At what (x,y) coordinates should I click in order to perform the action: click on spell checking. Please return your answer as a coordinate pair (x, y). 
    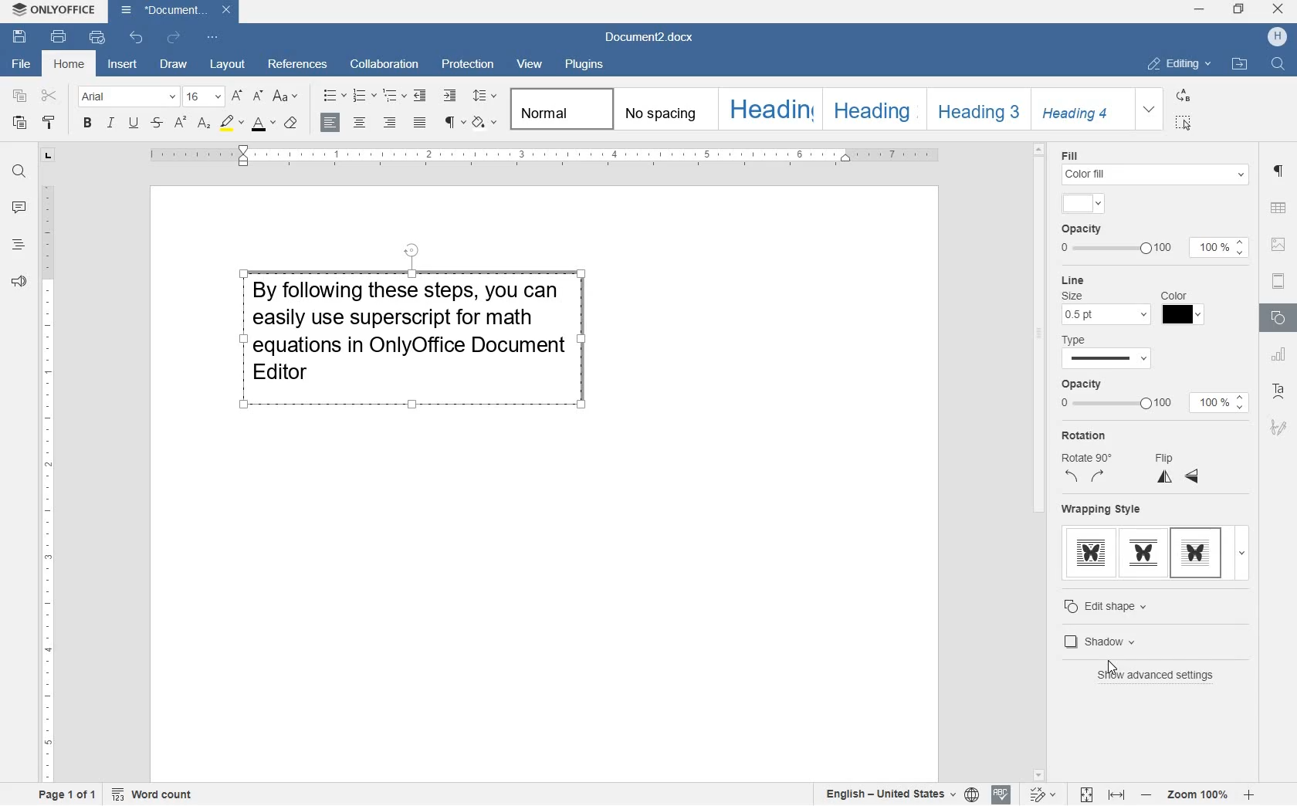
    Looking at the image, I should click on (1001, 794).